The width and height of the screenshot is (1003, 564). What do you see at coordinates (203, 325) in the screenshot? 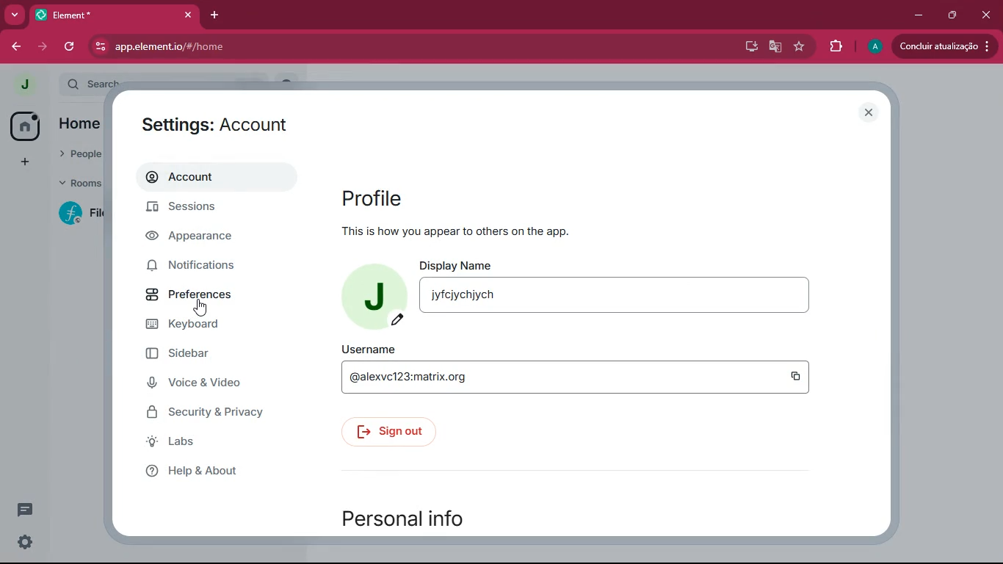
I see `keyboard` at bounding box center [203, 325].